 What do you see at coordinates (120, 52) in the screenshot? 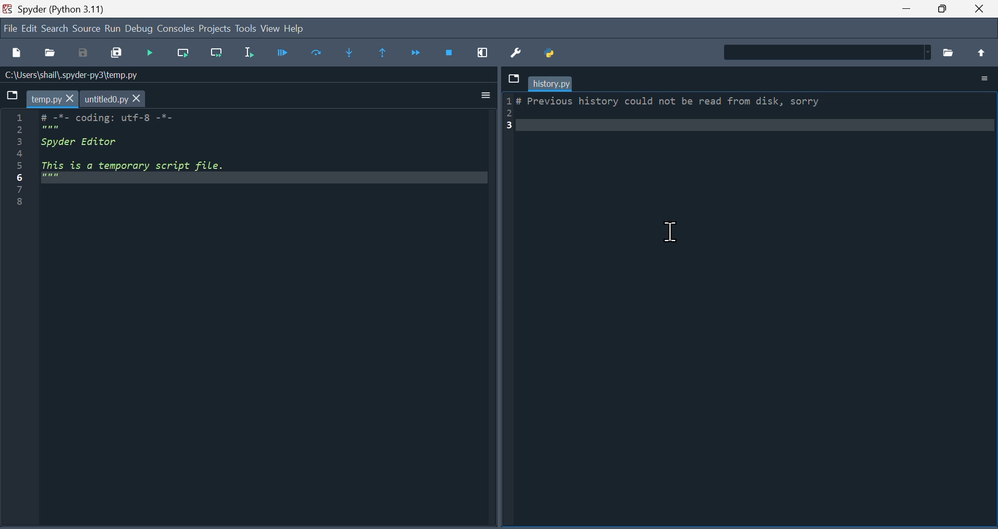
I see `Save all` at bounding box center [120, 52].